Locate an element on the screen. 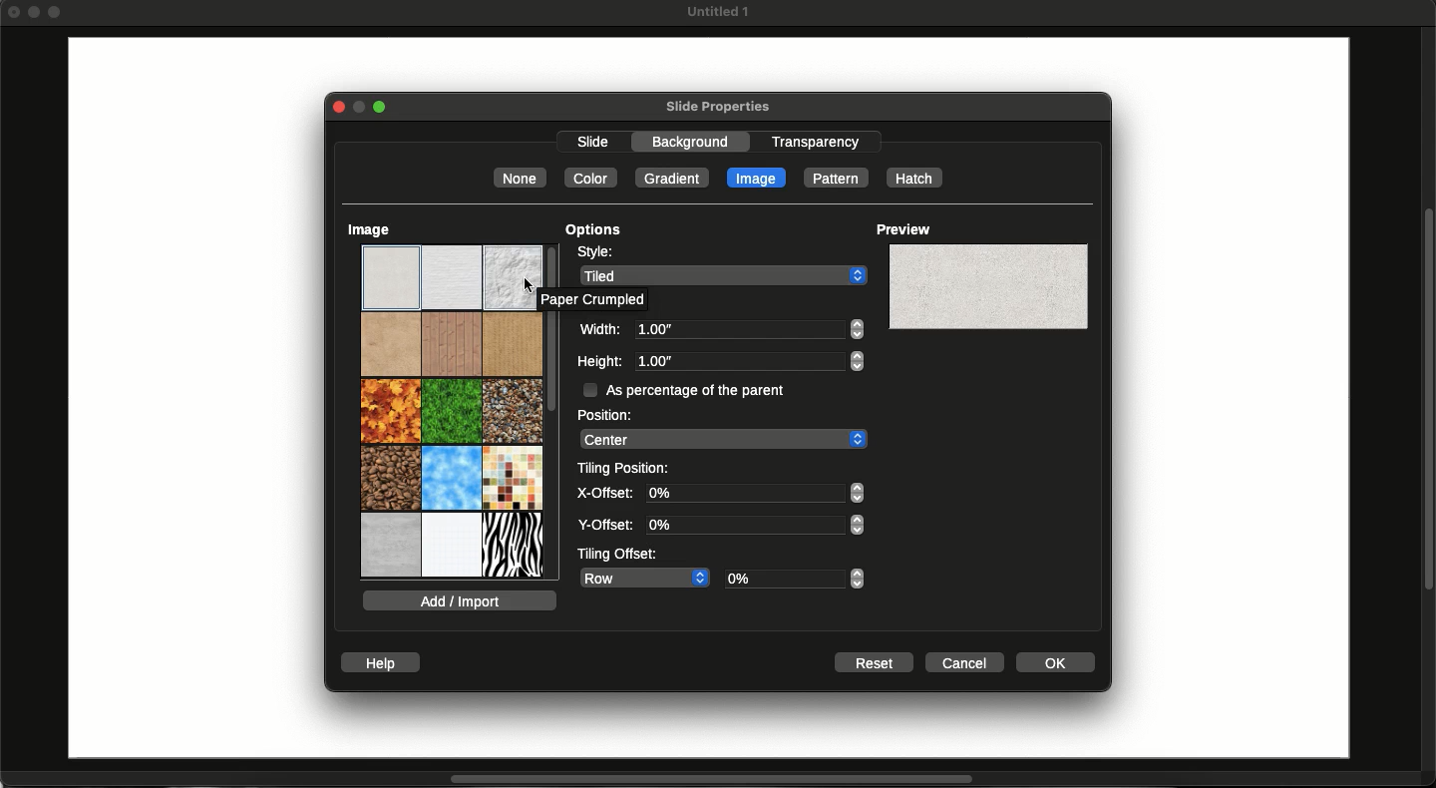 This screenshot has height=788, width=1436. Options is located at coordinates (594, 230).